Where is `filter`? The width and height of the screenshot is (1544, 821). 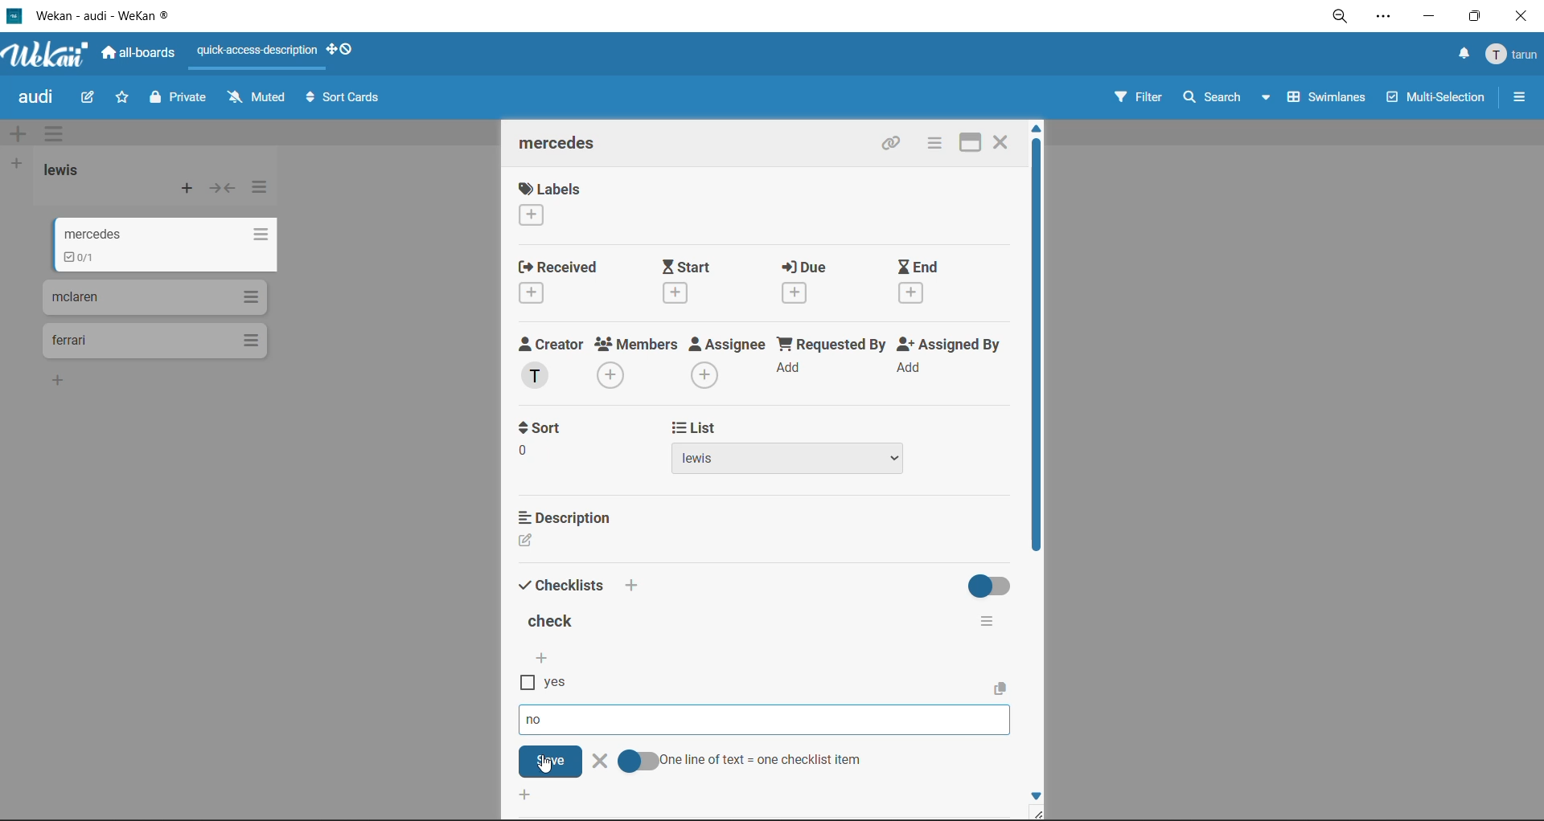 filter is located at coordinates (1136, 100).